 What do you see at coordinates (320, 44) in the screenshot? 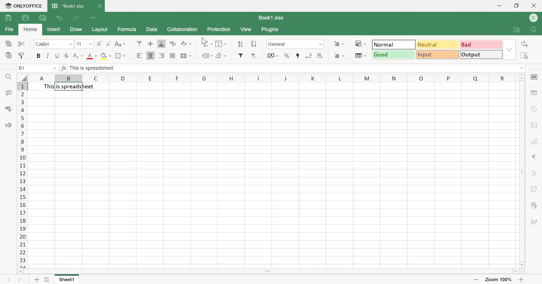
I see `Drop Down` at bounding box center [320, 44].